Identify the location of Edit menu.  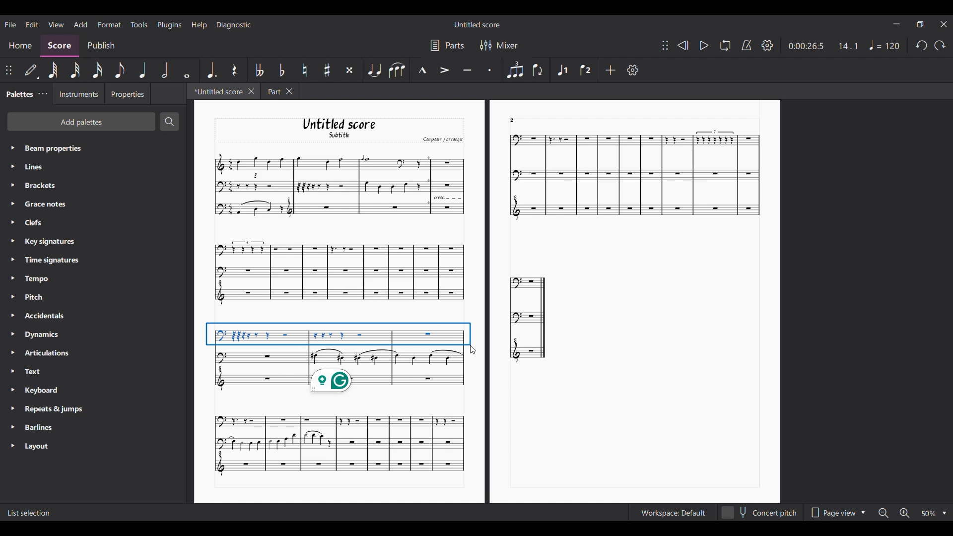
(32, 24).